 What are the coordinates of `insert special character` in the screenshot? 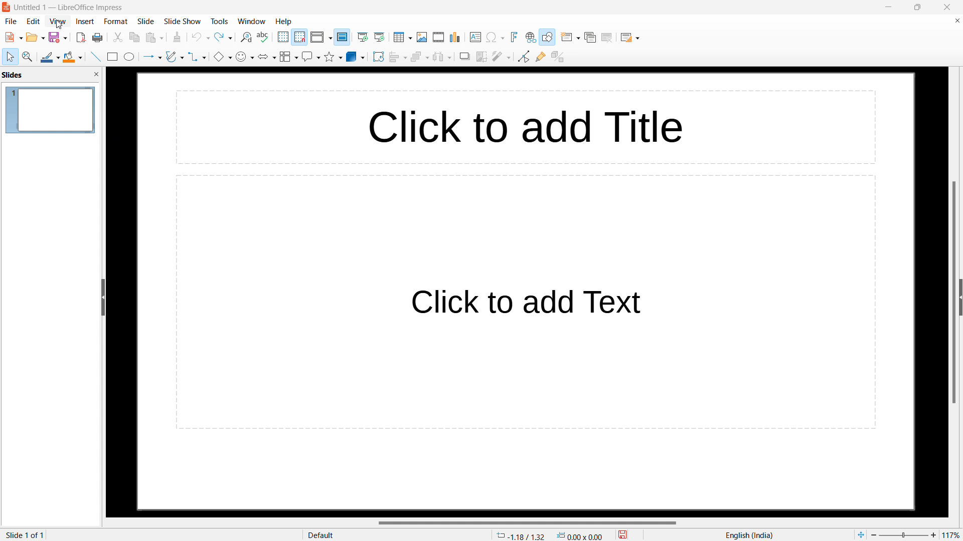 It's located at (495, 37).